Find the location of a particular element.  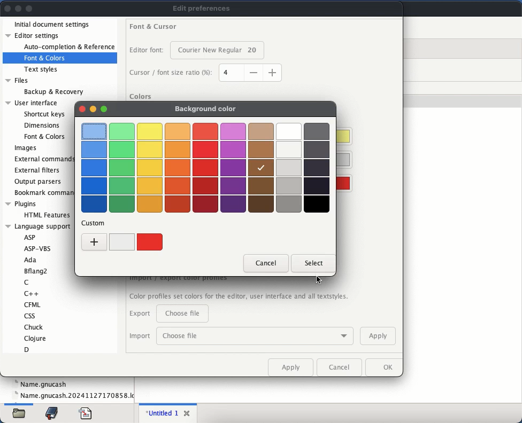

C++ is located at coordinates (29, 293).